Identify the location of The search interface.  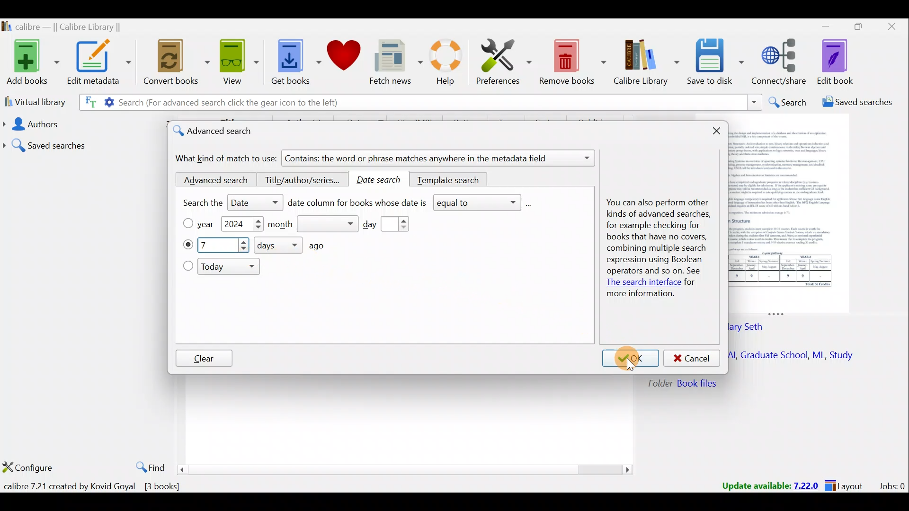
(642, 283).